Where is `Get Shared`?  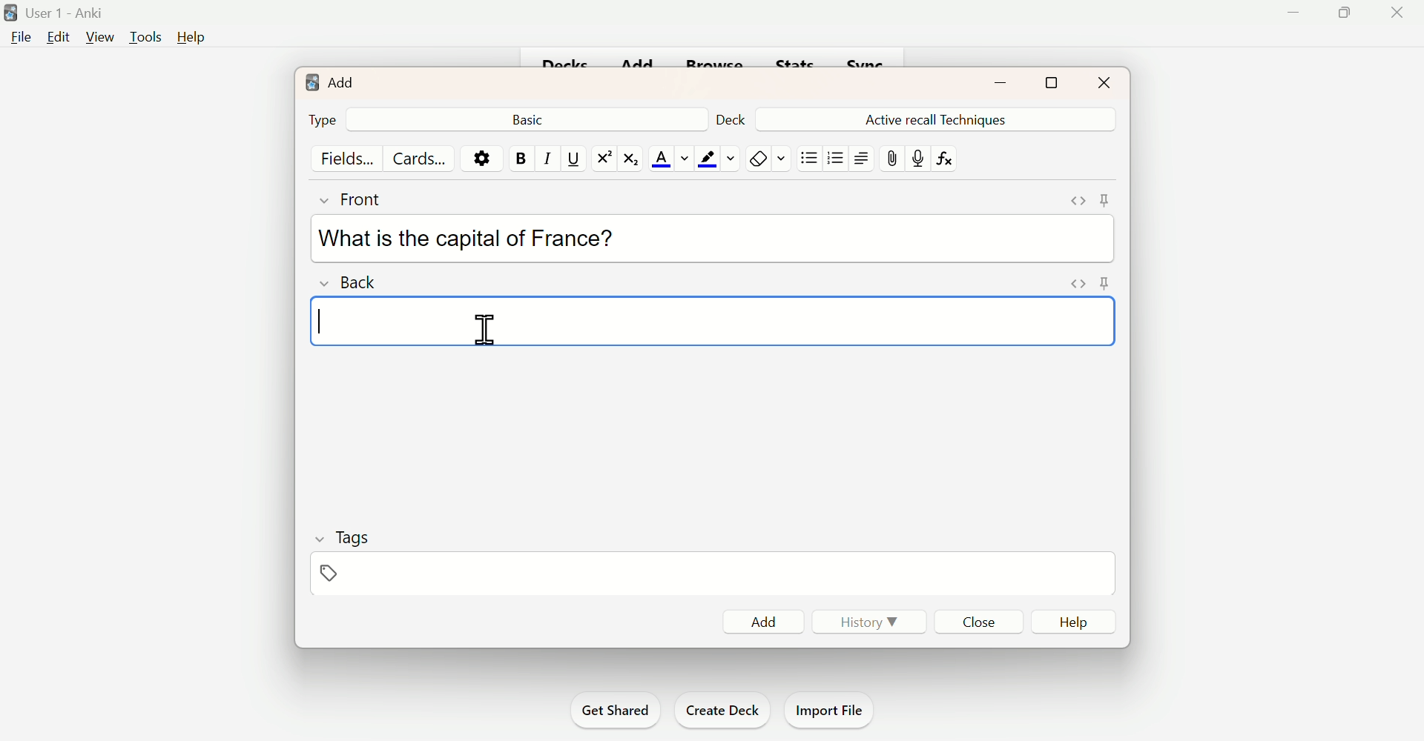 Get Shared is located at coordinates (610, 709).